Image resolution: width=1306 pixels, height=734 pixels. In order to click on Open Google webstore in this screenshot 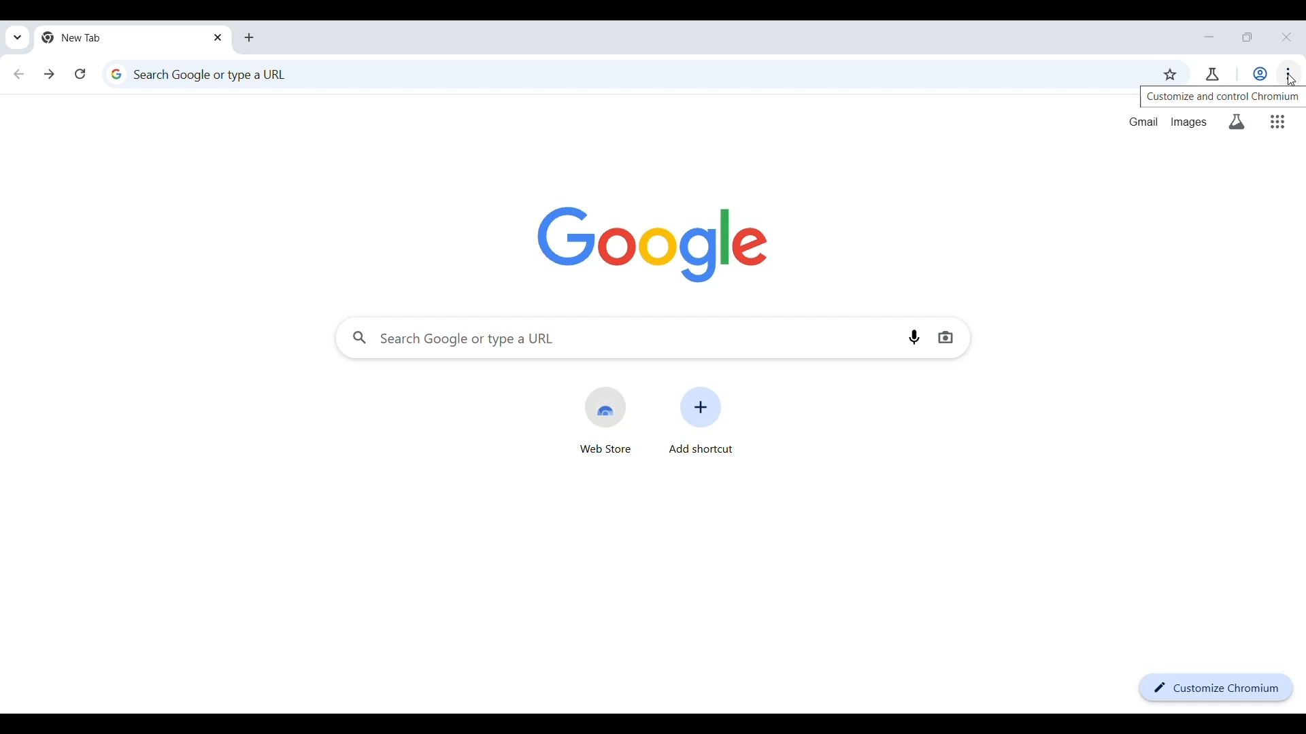, I will do `click(605, 420)`.